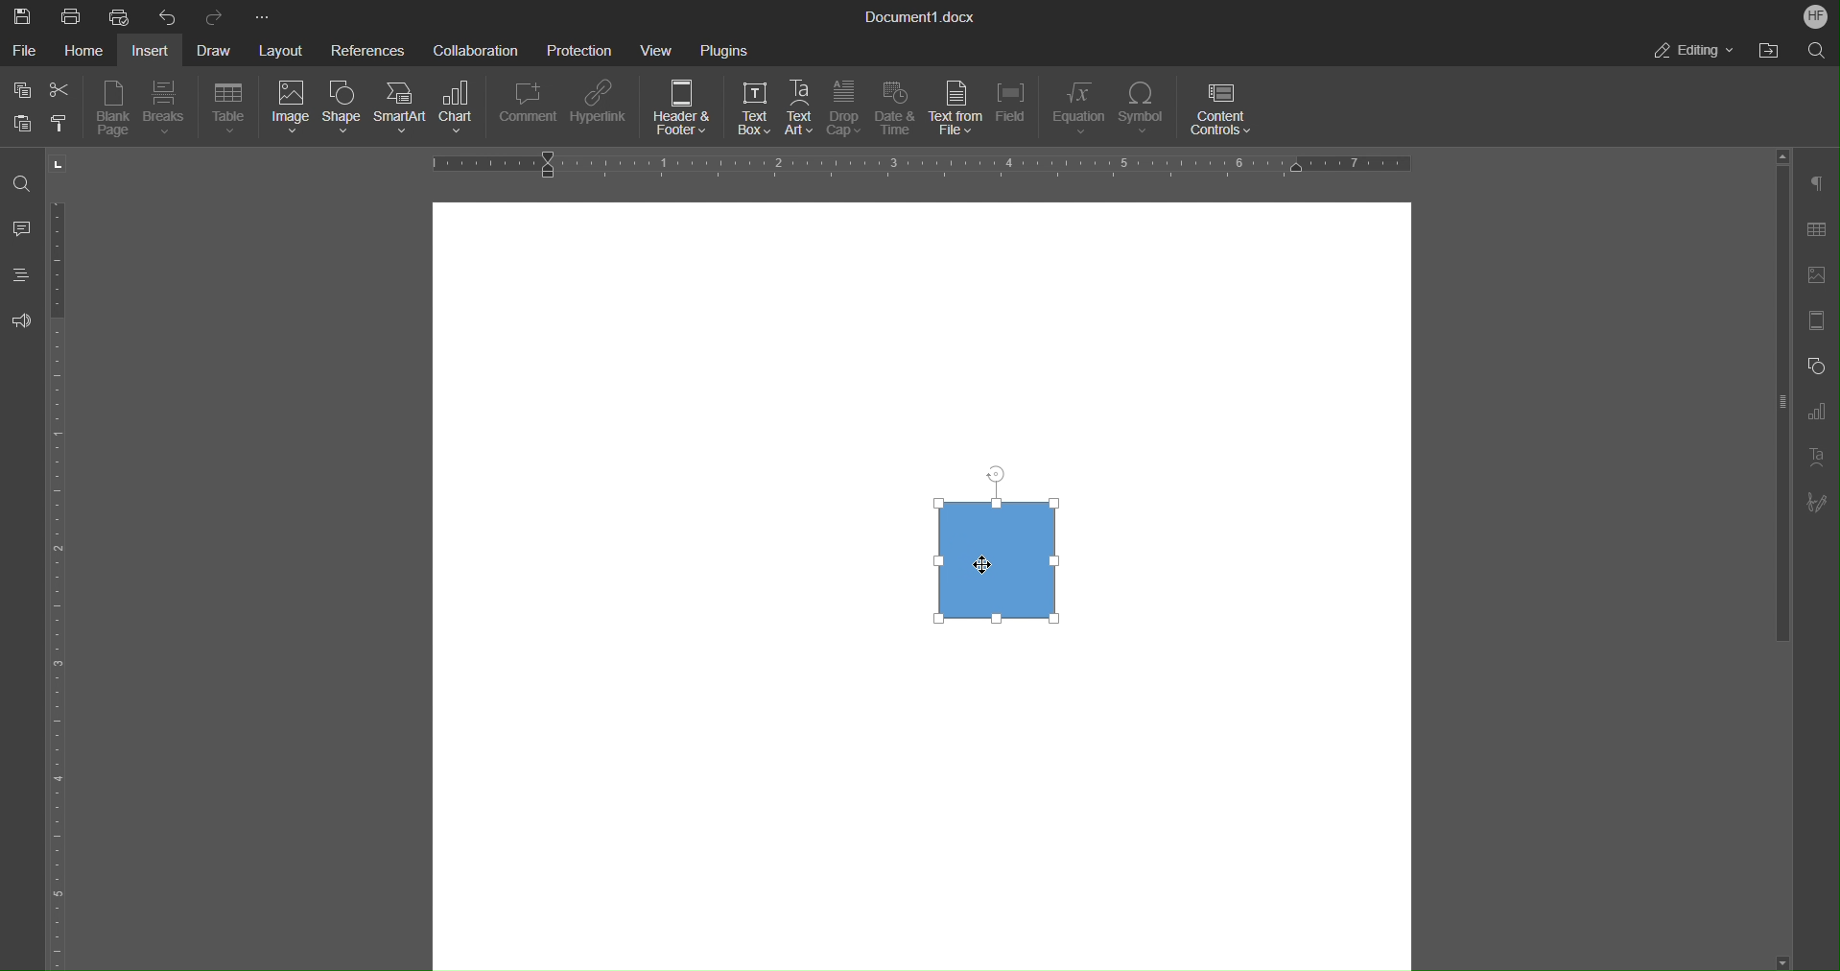 The width and height of the screenshot is (1840, 971). I want to click on Print, so click(72, 15).